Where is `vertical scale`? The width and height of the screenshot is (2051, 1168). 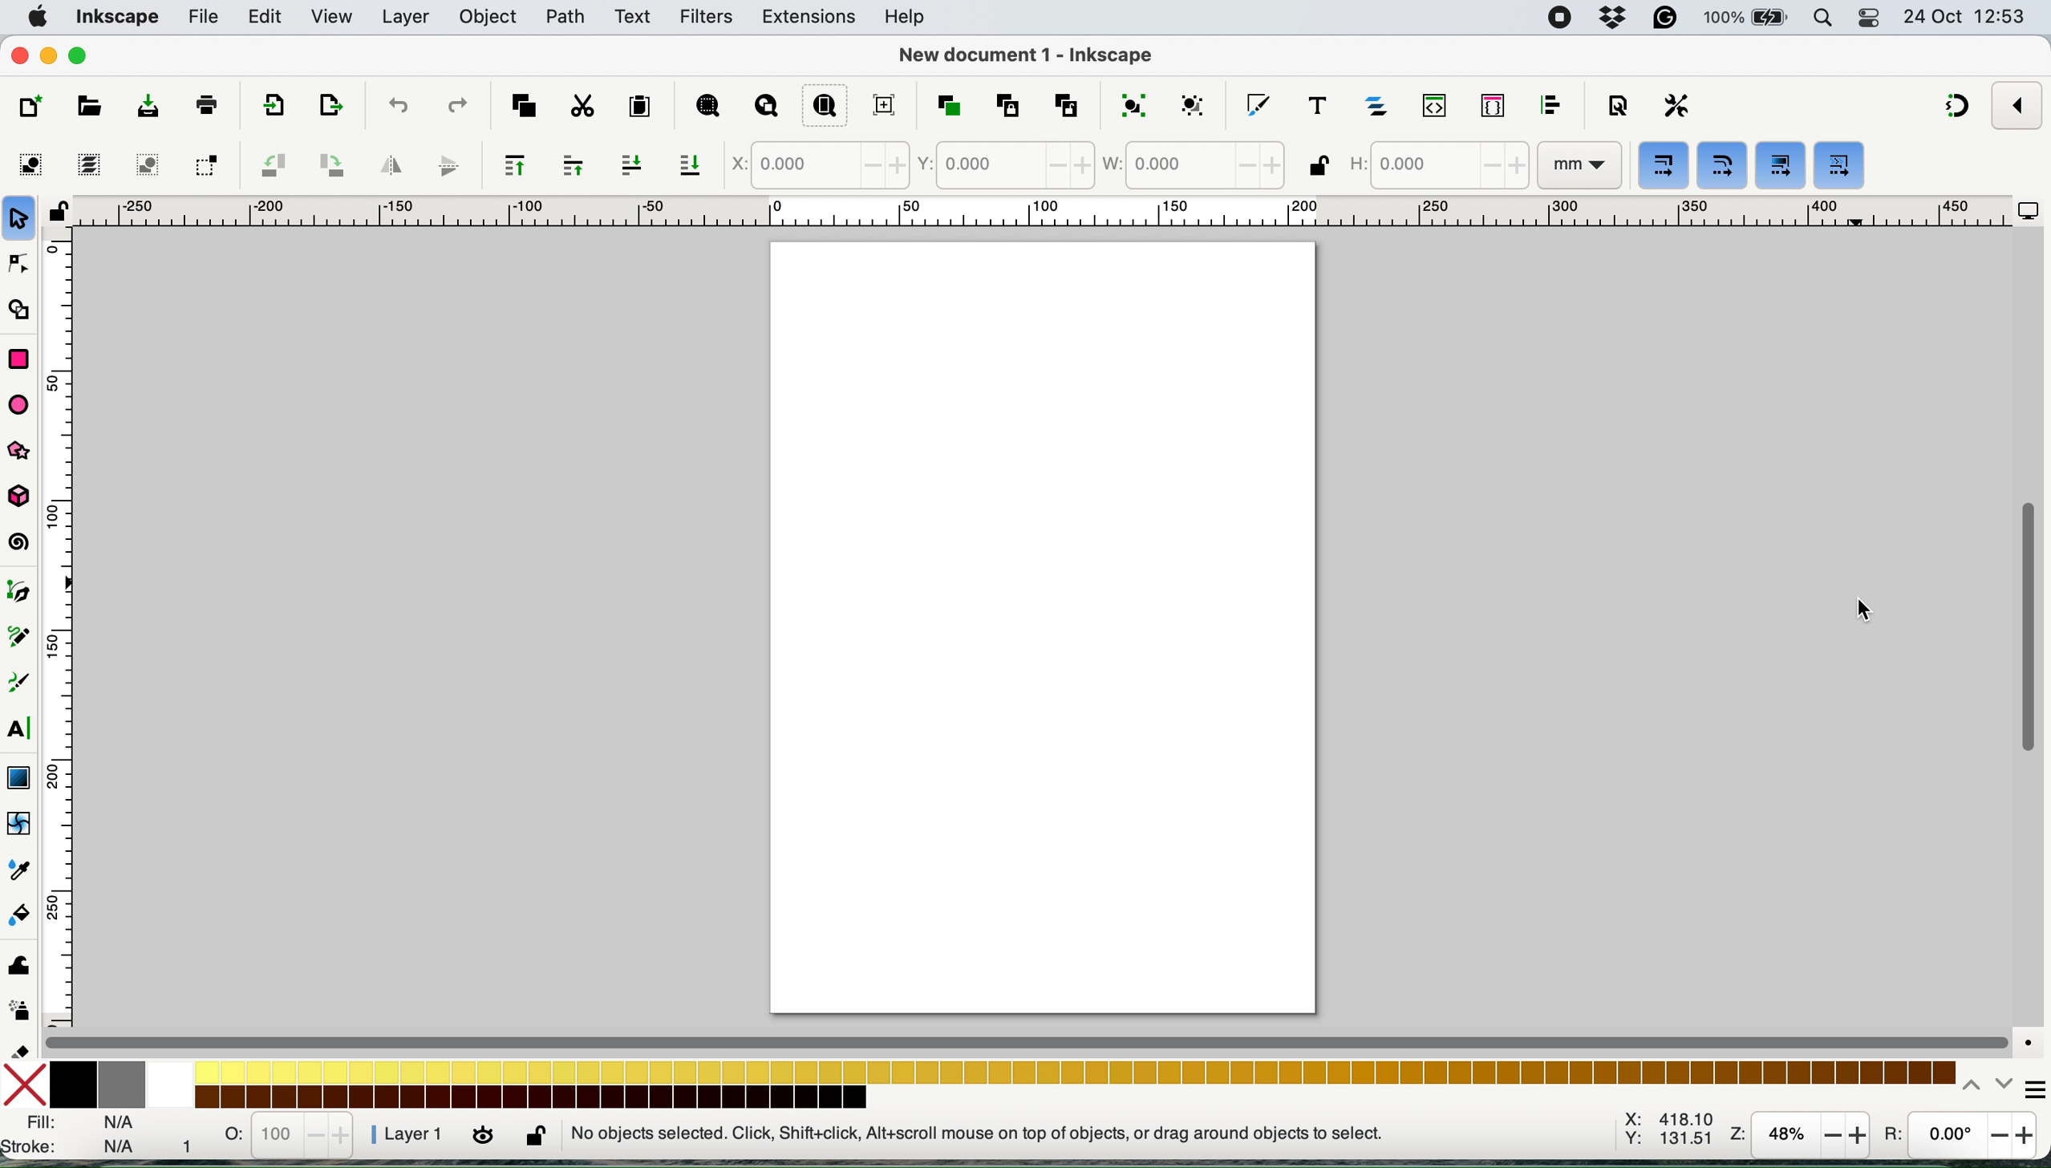
vertical scale is located at coordinates (62, 627).